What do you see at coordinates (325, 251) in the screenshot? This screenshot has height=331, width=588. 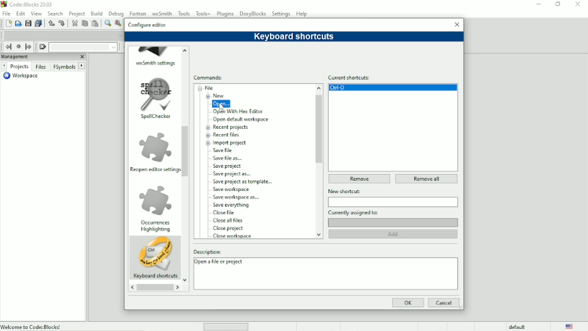 I see `Description` at bounding box center [325, 251].